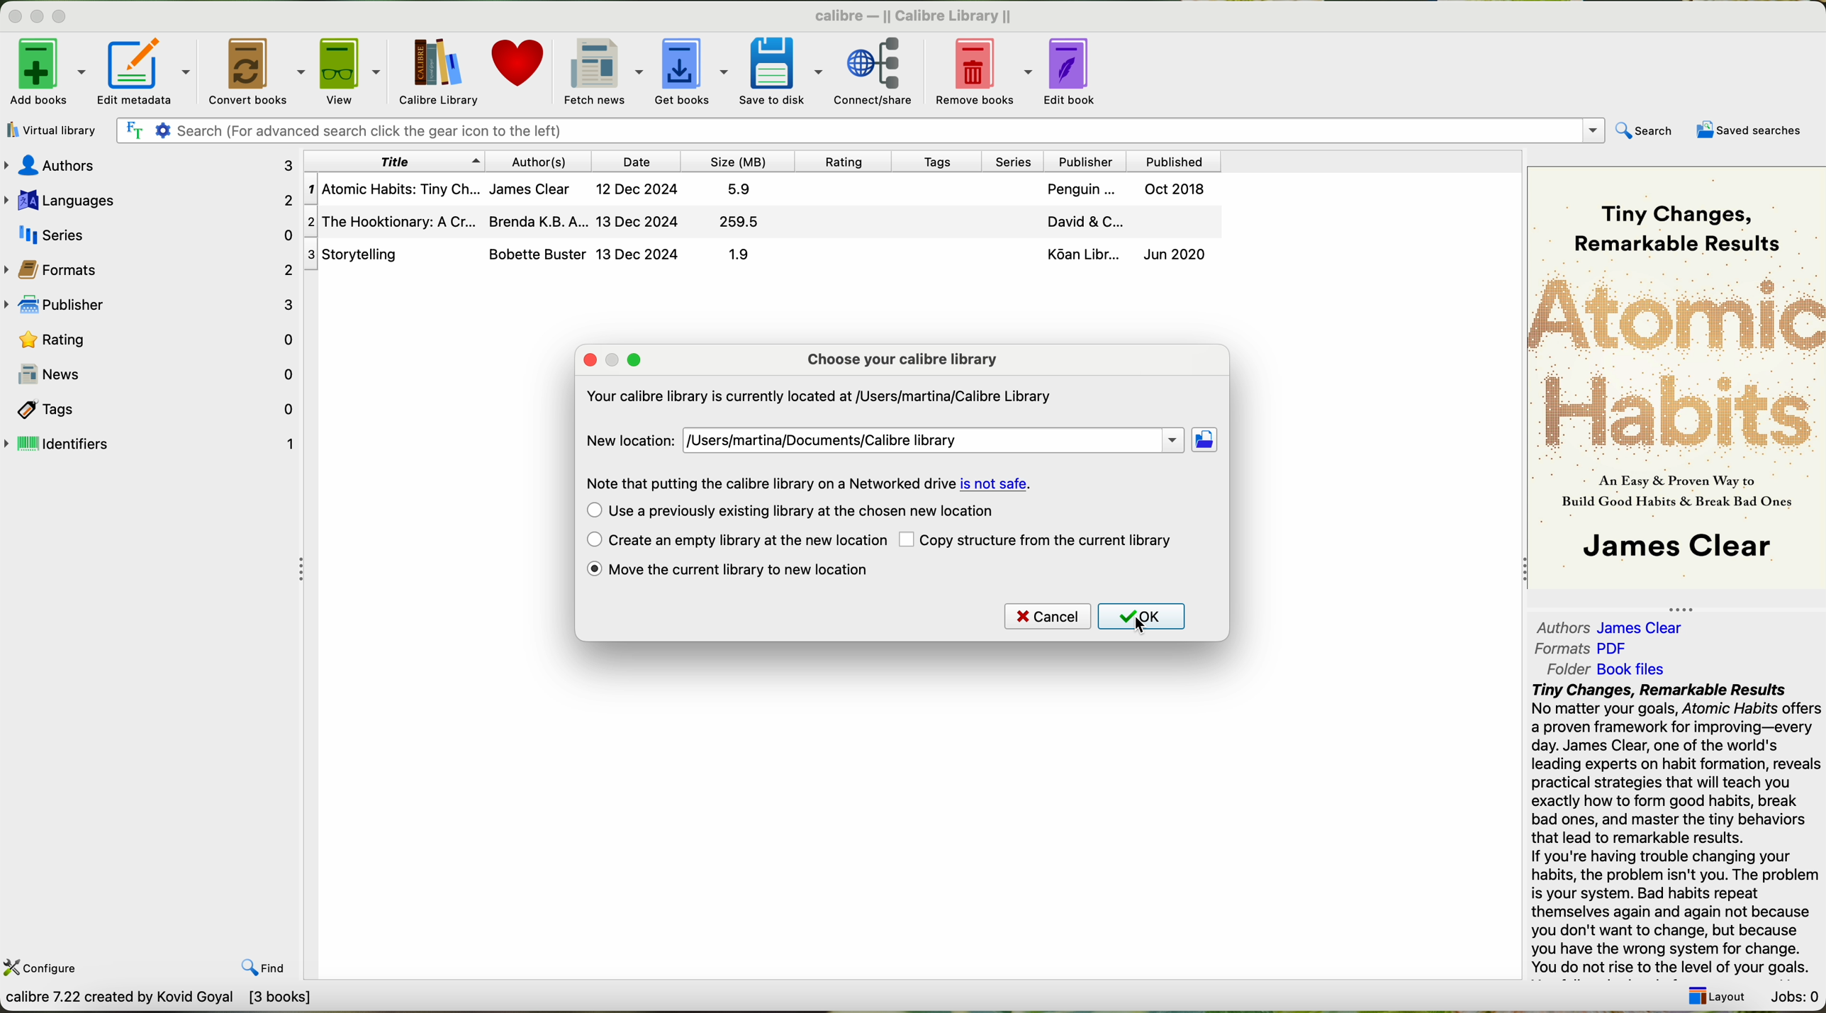 Image resolution: width=1826 pixels, height=1013 pixels. I want to click on David & C..., so click(1119, 223).